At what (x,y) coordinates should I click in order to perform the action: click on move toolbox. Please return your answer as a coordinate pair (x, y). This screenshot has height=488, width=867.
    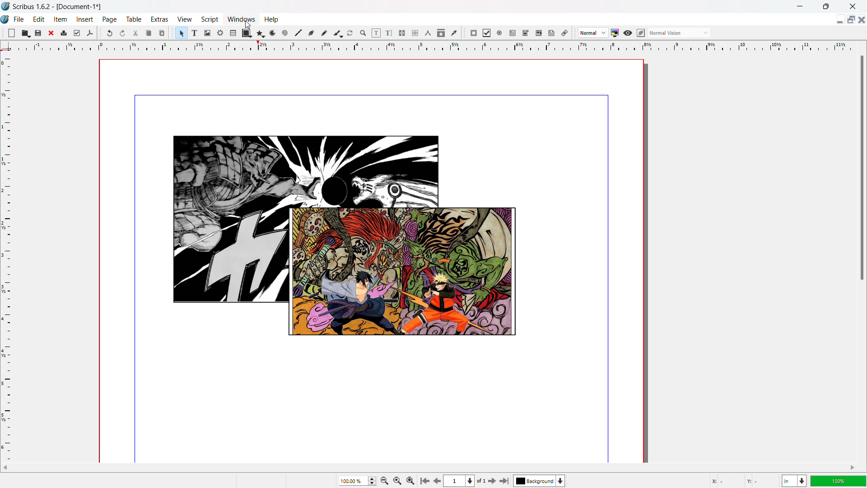
    Looking at the image, I should click on (464, 33).